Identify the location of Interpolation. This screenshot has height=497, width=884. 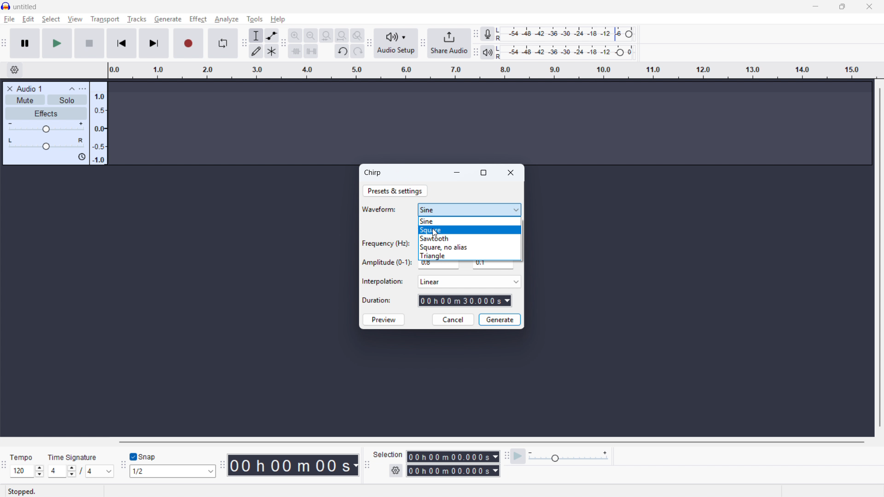
(384, 280).